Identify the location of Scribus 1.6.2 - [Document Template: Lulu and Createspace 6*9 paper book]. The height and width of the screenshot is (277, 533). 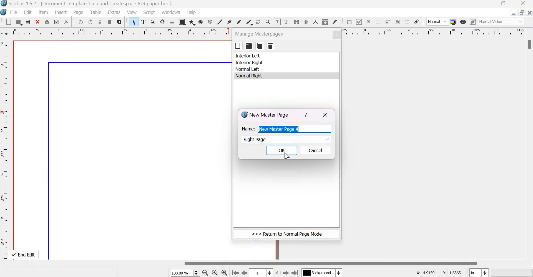
(88, 4).